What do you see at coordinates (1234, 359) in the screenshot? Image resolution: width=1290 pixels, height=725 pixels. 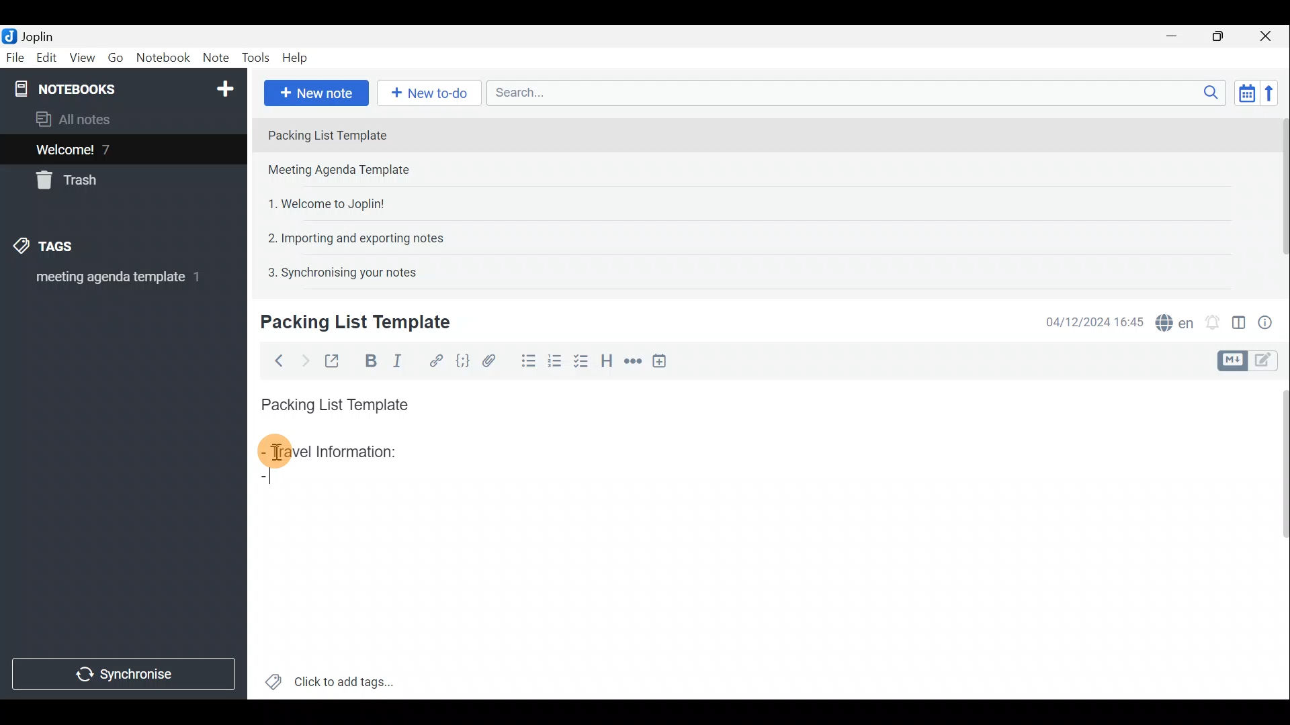 I see `Toggle editors` at bounding box center [1234, 359].